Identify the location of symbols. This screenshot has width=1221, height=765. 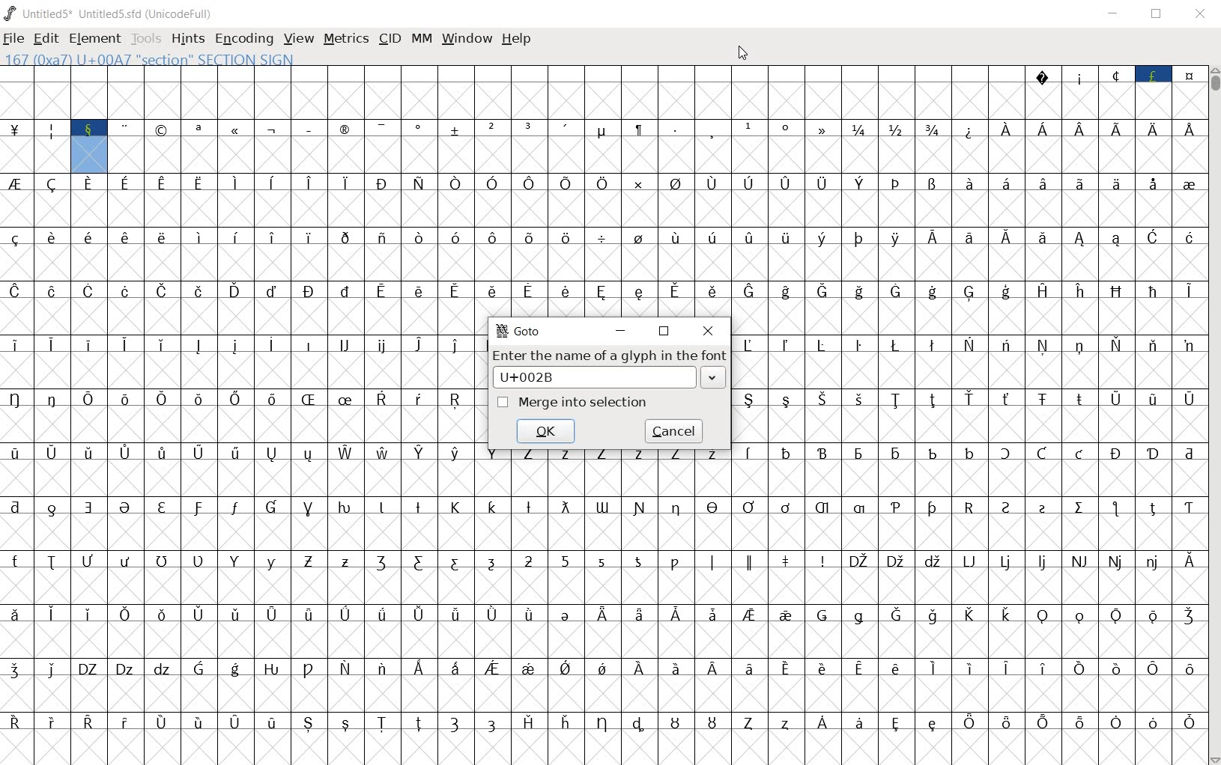
(547, 686).